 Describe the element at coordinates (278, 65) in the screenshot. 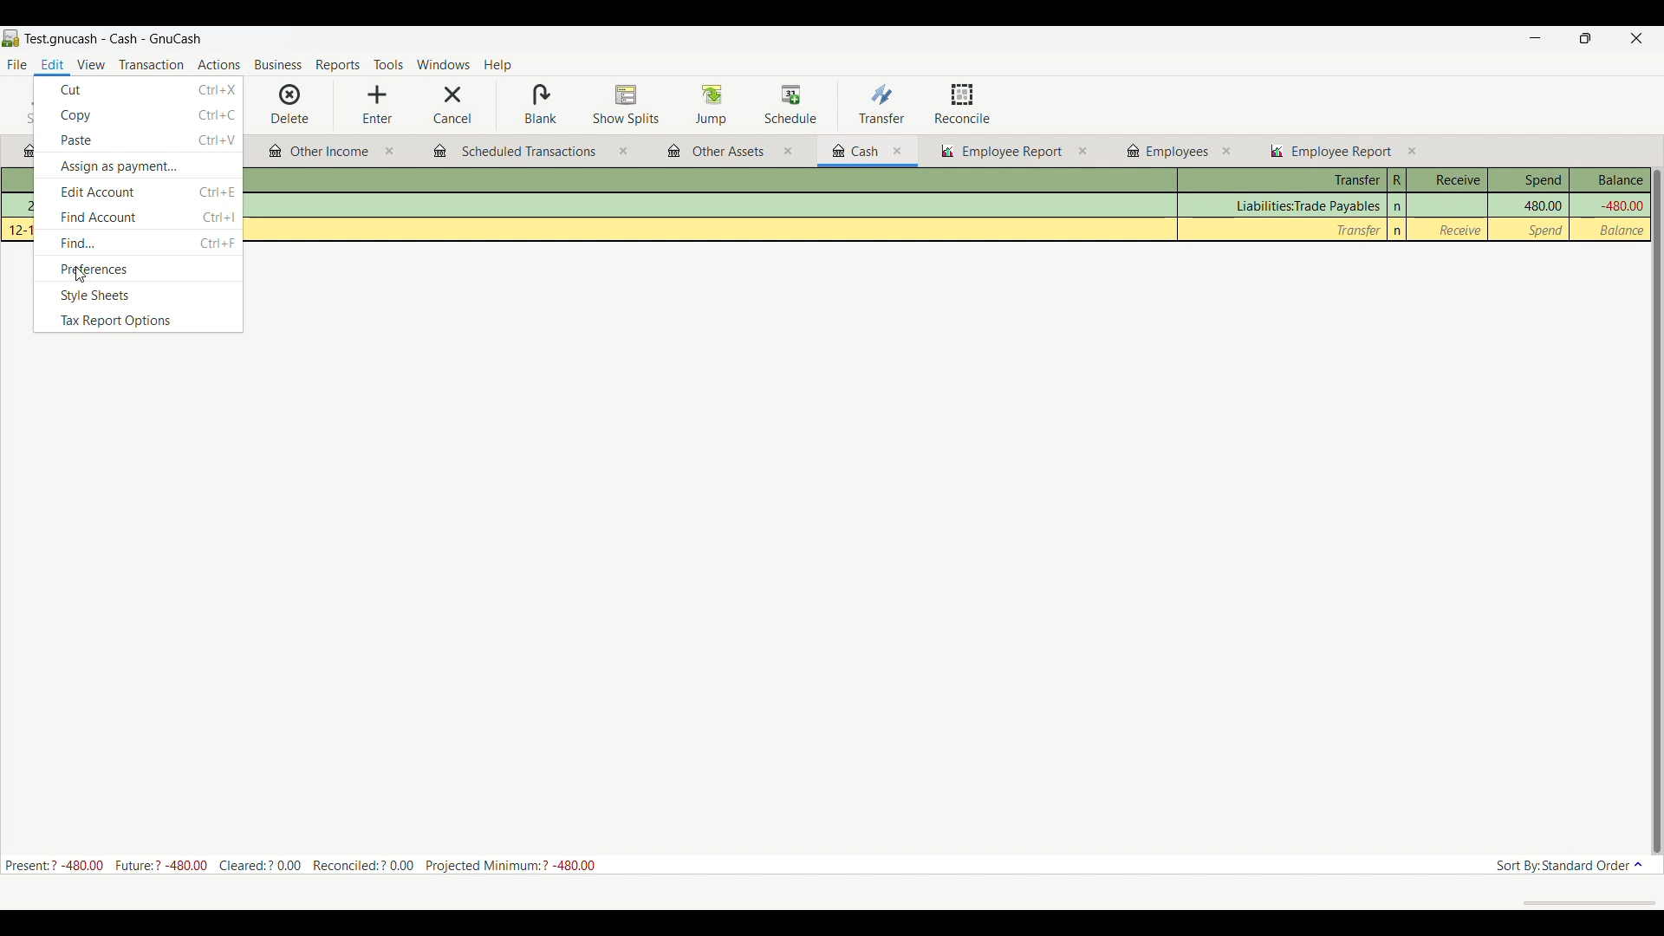

I see `Business menu` at that location.